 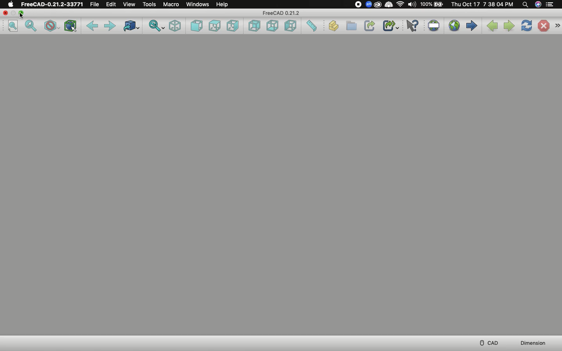 I want to click on What's this?, so click(x=412, y=26).